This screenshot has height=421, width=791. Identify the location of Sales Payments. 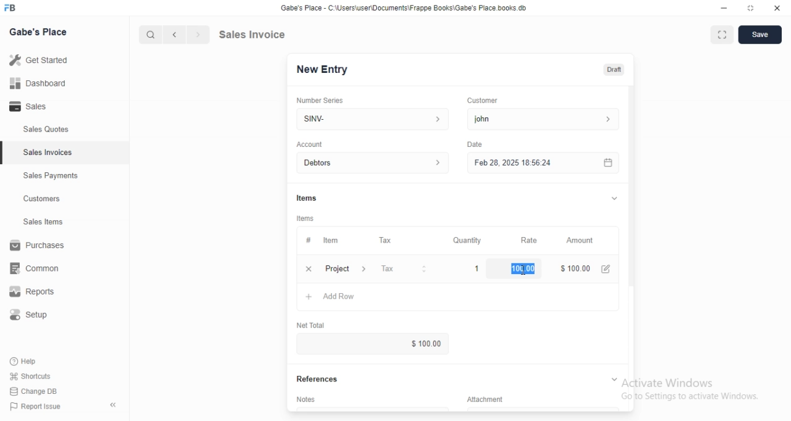
(48, 176).